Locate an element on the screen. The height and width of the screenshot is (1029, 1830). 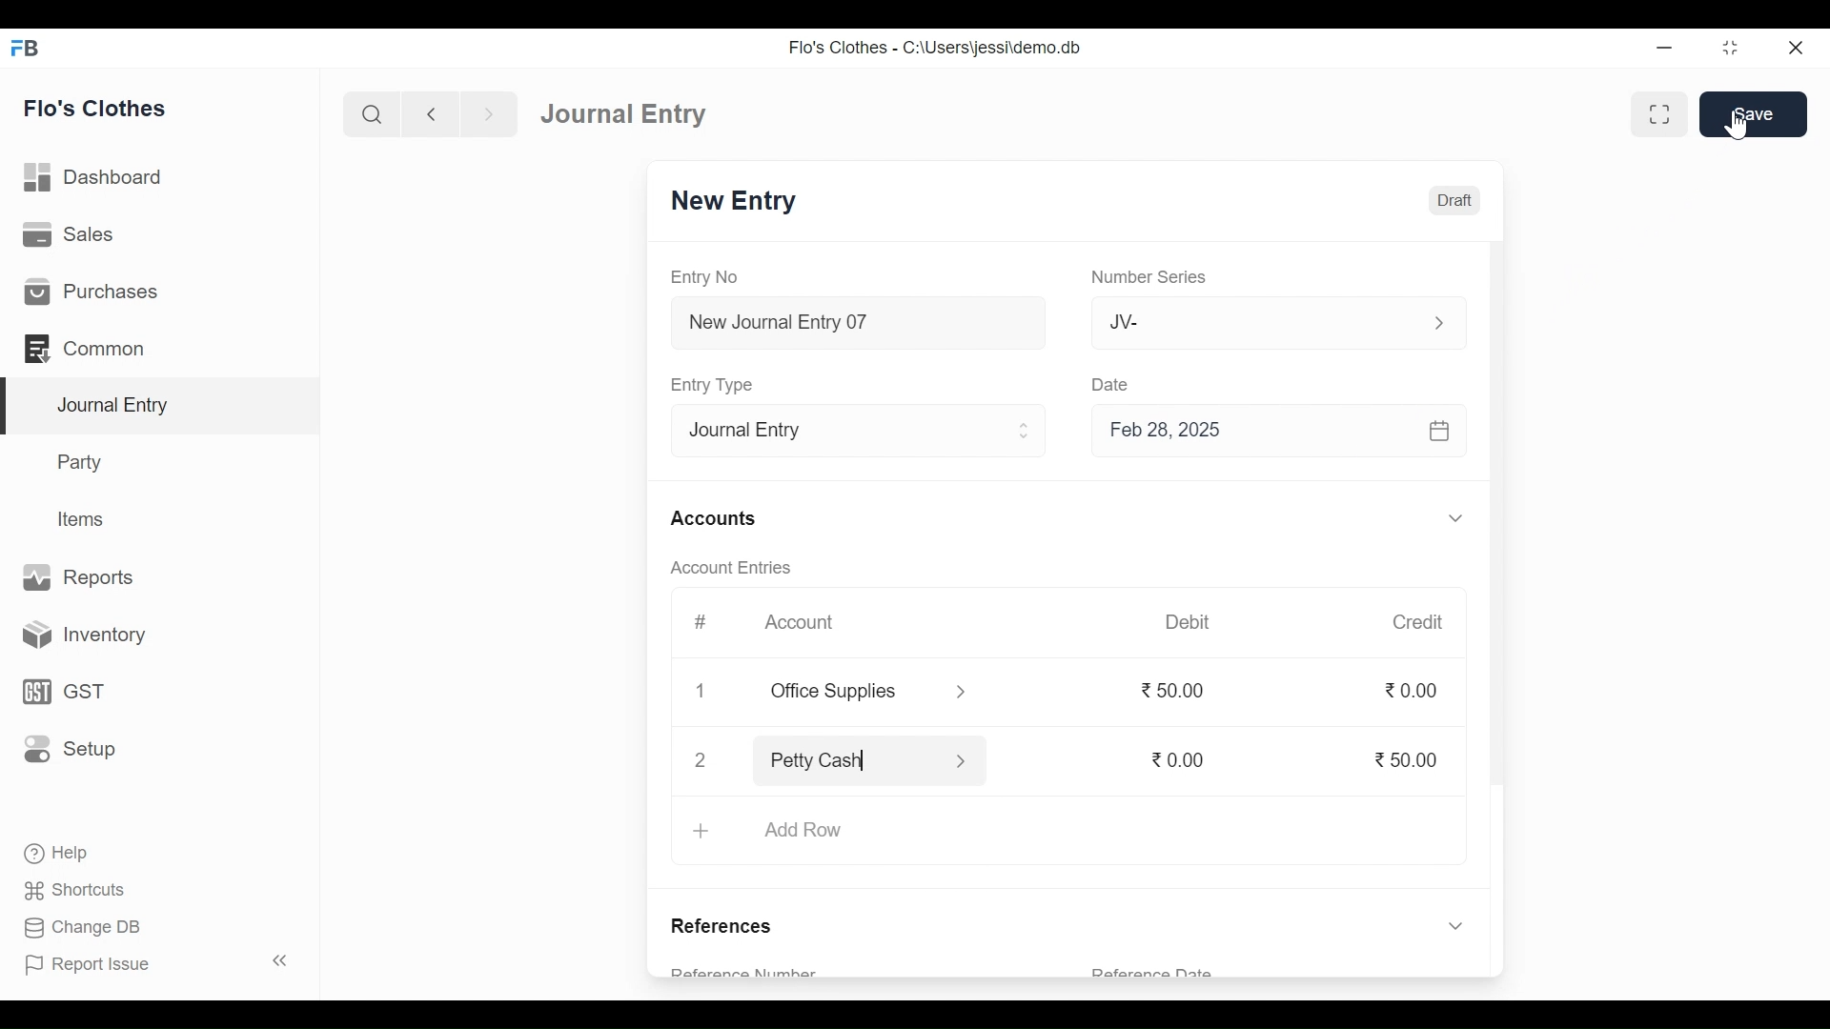
Account Entries is located at coordinates (730, 567).